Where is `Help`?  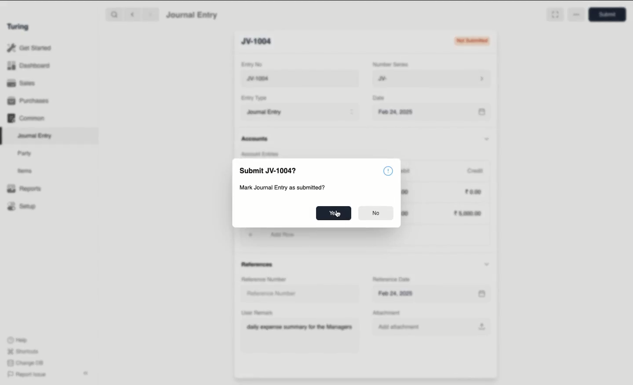 Help is located at coordinates (18, 340).